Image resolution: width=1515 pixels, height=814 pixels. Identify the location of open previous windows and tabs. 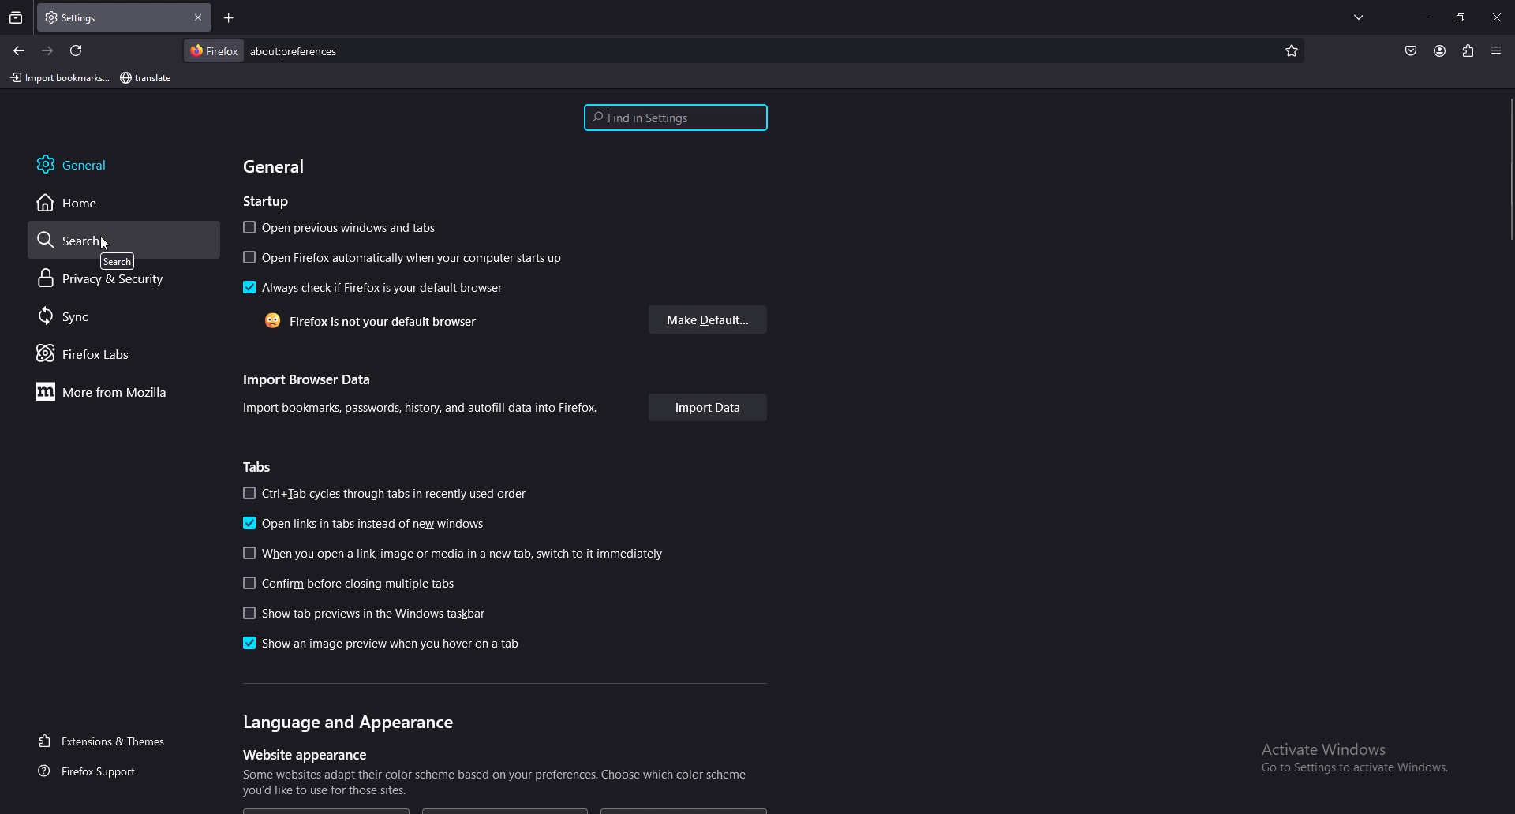
(339, 228).